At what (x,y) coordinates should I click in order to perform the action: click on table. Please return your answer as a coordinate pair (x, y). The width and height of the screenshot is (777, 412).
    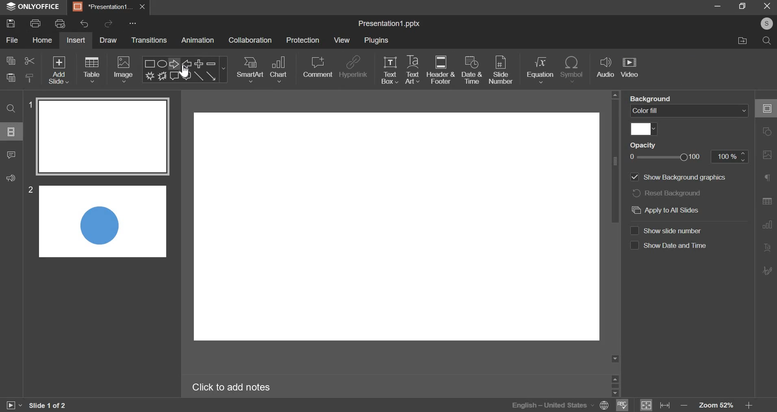
    Looking at the image, I should click on (91, 70).